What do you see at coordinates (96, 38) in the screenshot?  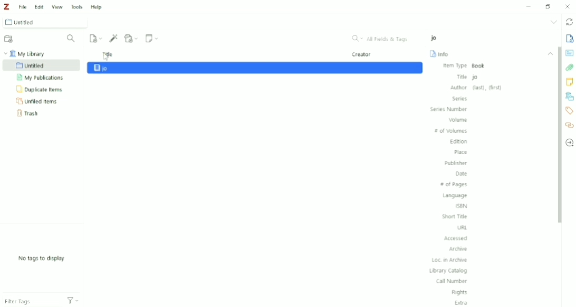 I see `New Item` at bounding box center [96, 38].